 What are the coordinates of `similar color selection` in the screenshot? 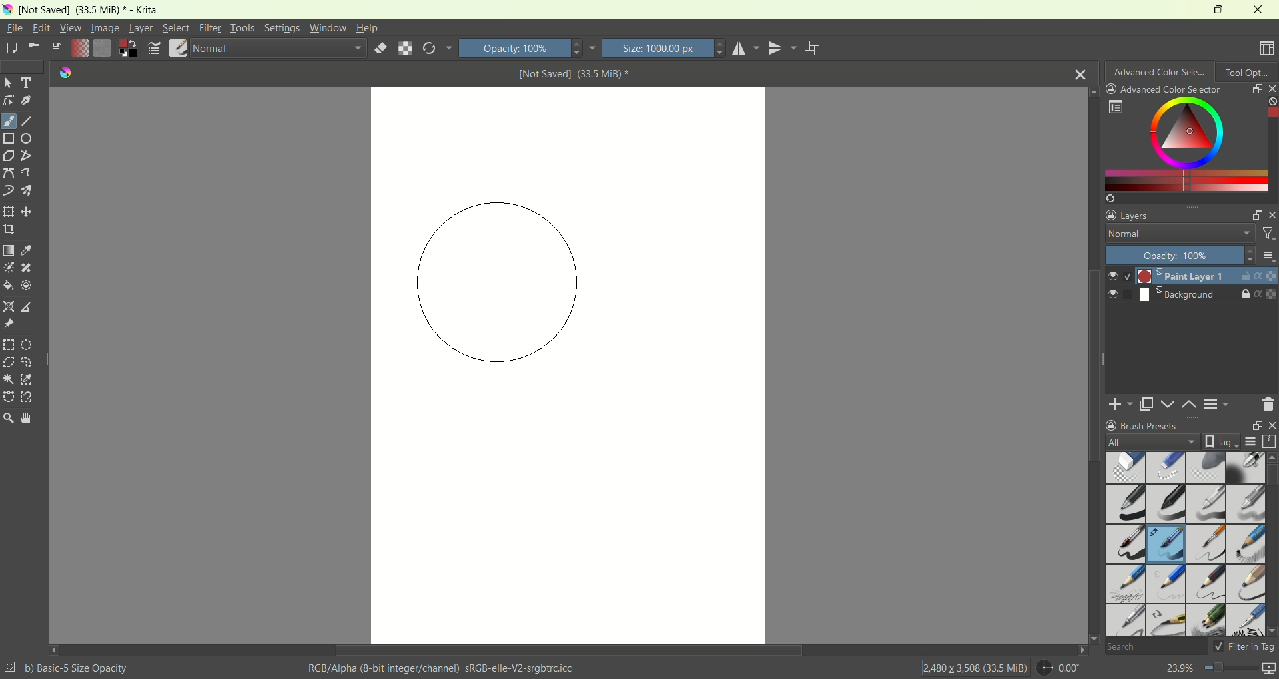 It's located at (27, 379).